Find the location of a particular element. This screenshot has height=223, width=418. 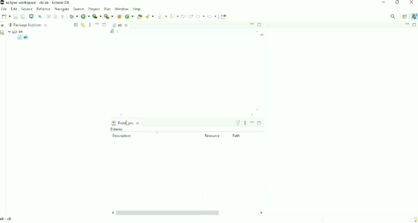

Help is located at coordinates (137, 9).